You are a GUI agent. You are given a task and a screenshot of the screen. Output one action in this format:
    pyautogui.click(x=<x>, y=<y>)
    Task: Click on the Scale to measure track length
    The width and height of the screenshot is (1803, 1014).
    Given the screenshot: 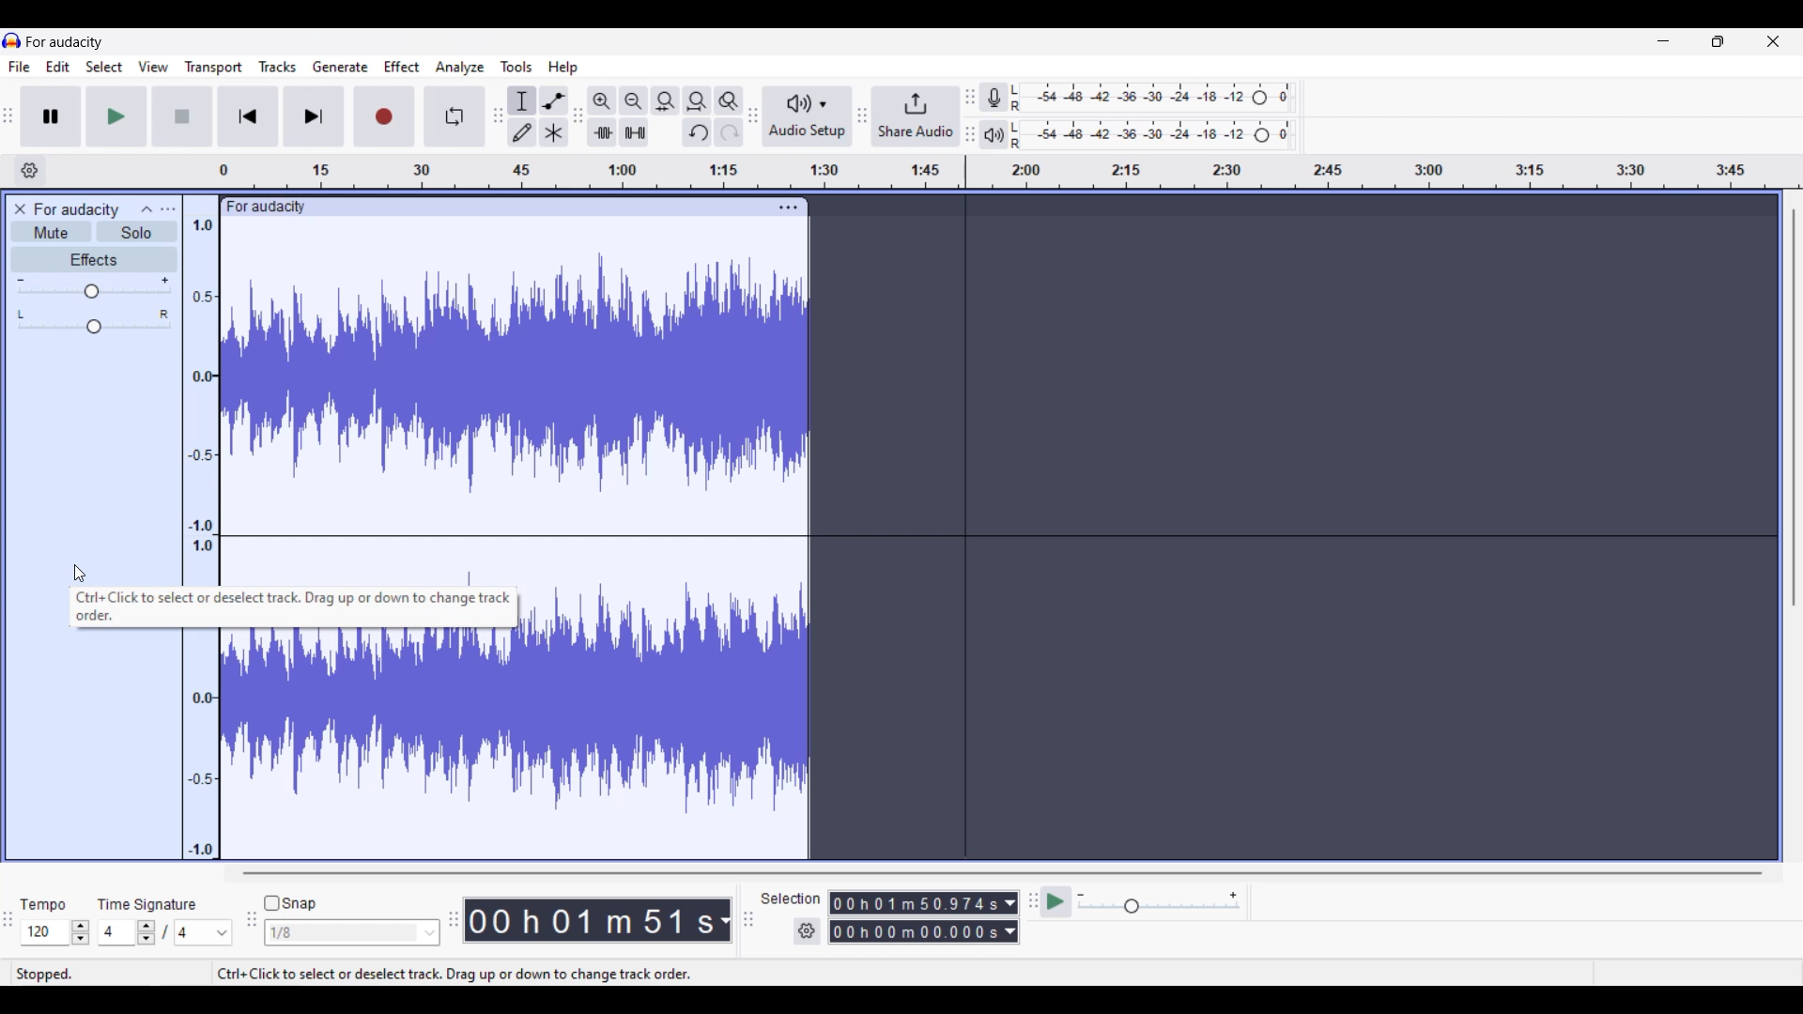 What is the action you would take?
    pyautogui.click(x=1009, y=172)
    